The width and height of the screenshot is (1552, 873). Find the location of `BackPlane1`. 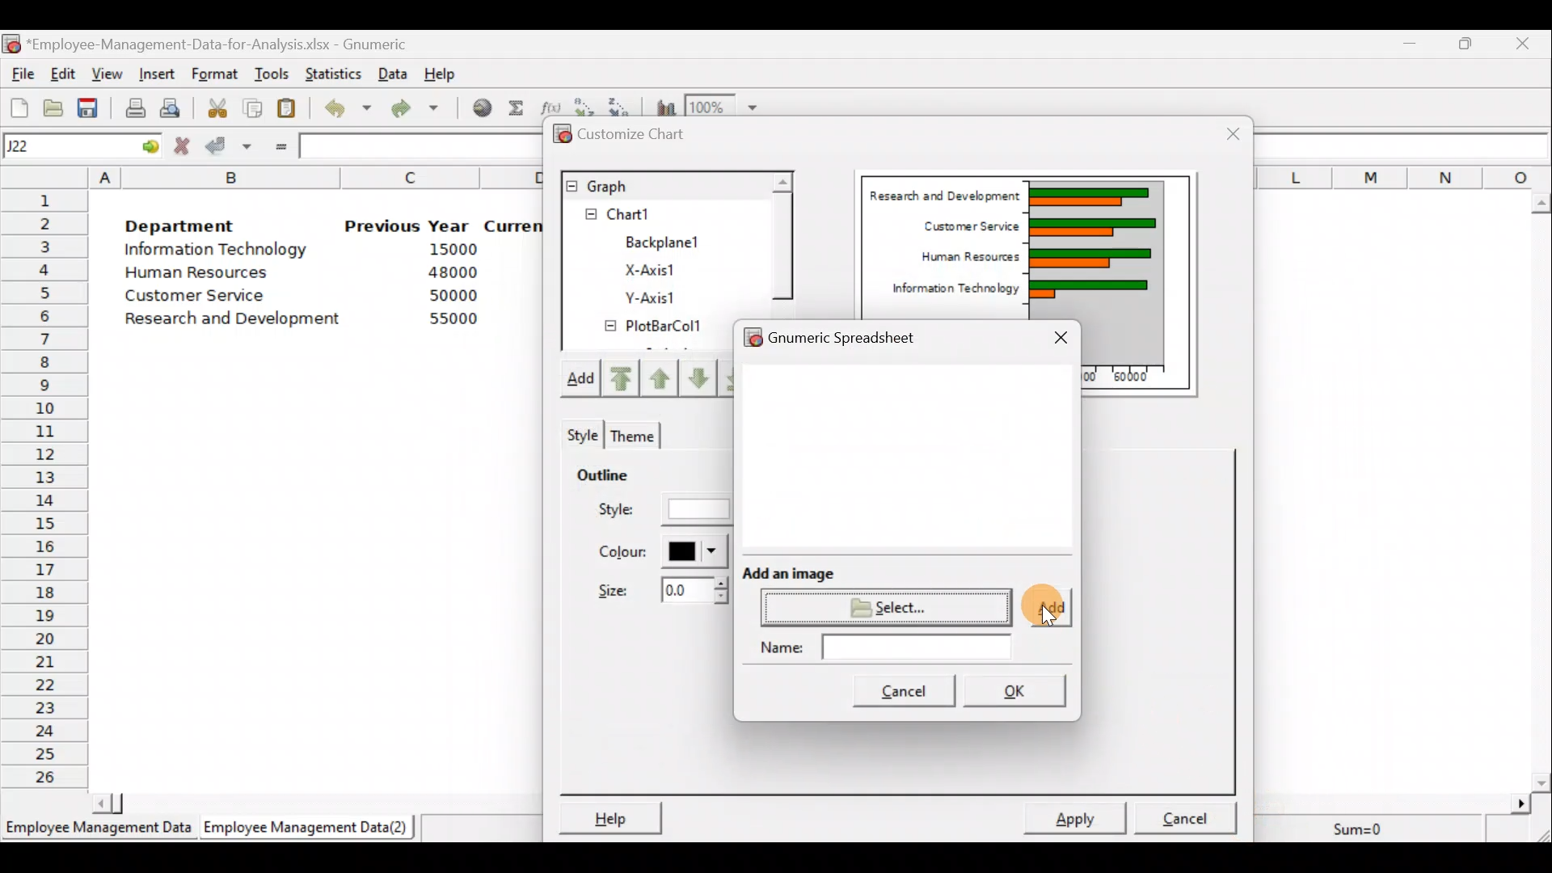

BackPlane1 is located at coordinates (673, 240).